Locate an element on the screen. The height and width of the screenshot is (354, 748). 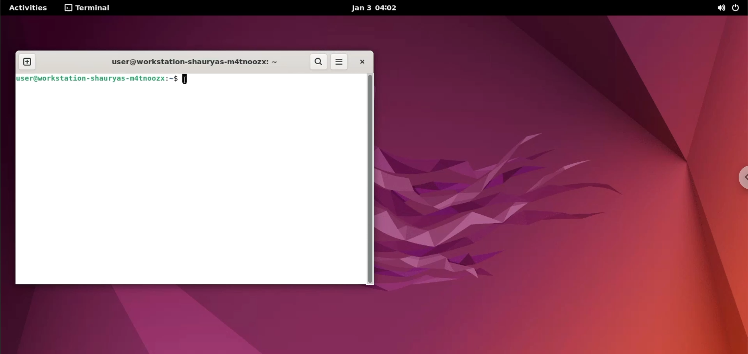
search is located at coordinates (318, 62).